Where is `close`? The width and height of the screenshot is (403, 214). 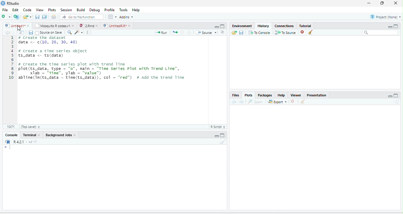
close is located at coordinates (75, 135).